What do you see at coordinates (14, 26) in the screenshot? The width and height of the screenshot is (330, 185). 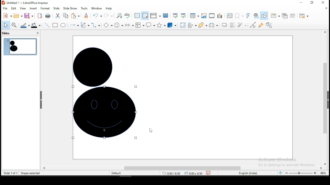 I see `zoom and pan` at bounding box center [14, 26].